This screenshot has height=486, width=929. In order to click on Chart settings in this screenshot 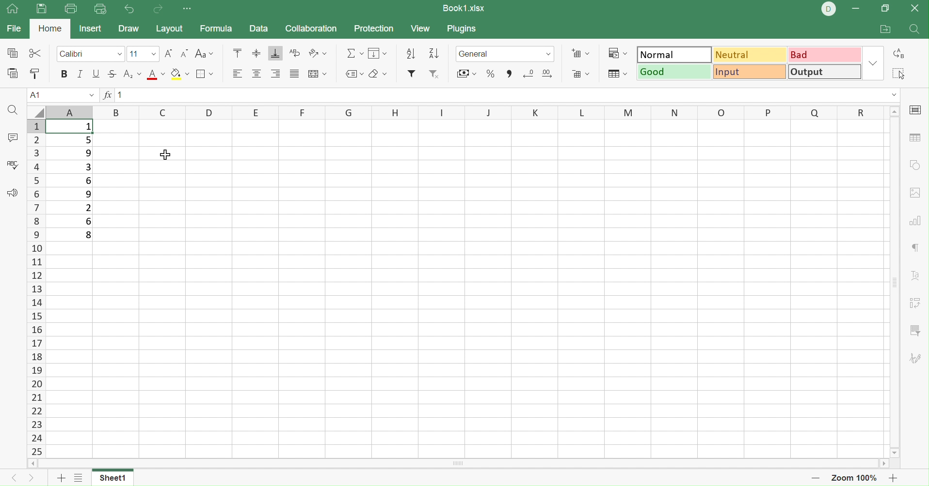, I will do `click(916, 219)`.